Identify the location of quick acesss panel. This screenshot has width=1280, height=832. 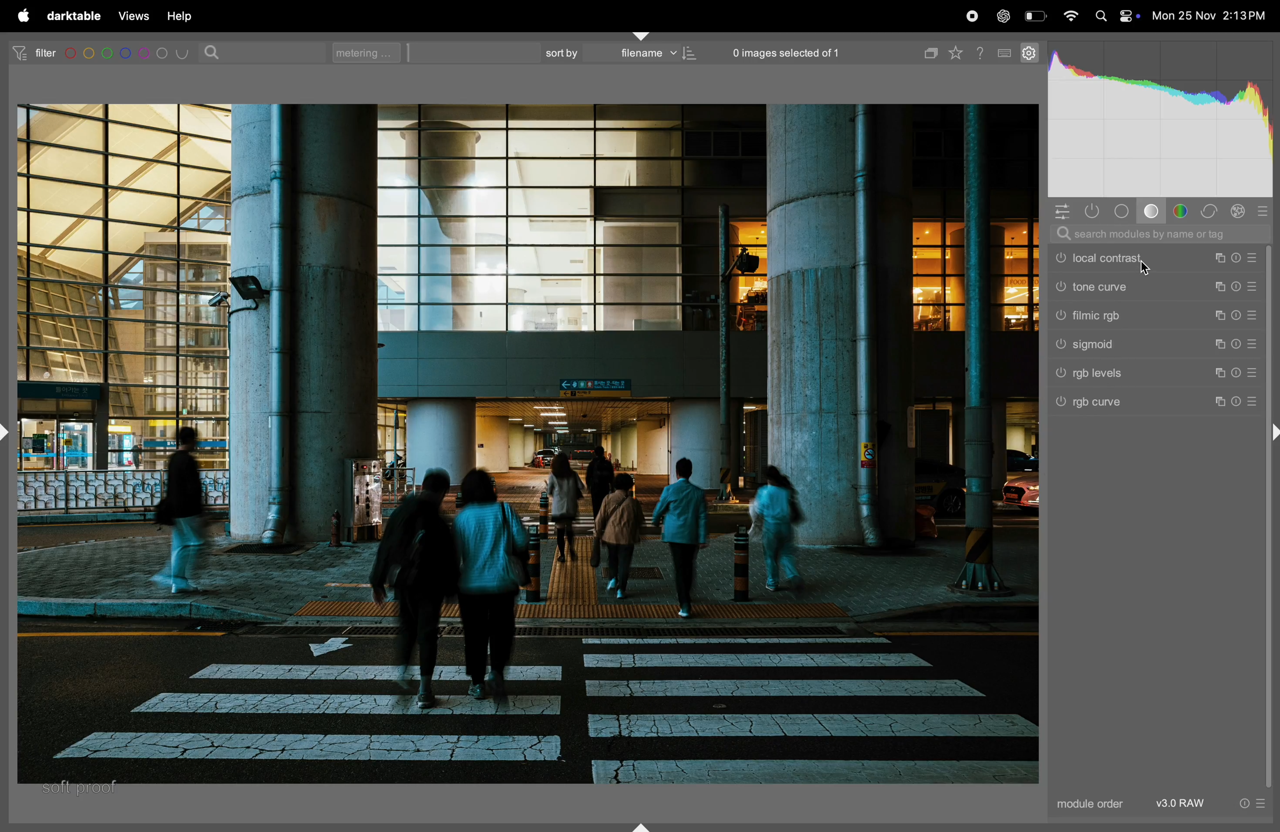
(1062, 211).